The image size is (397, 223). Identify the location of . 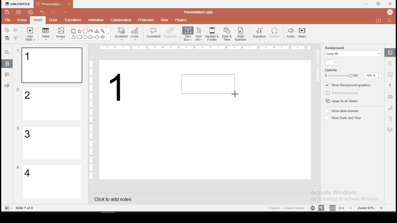
(18, 90).